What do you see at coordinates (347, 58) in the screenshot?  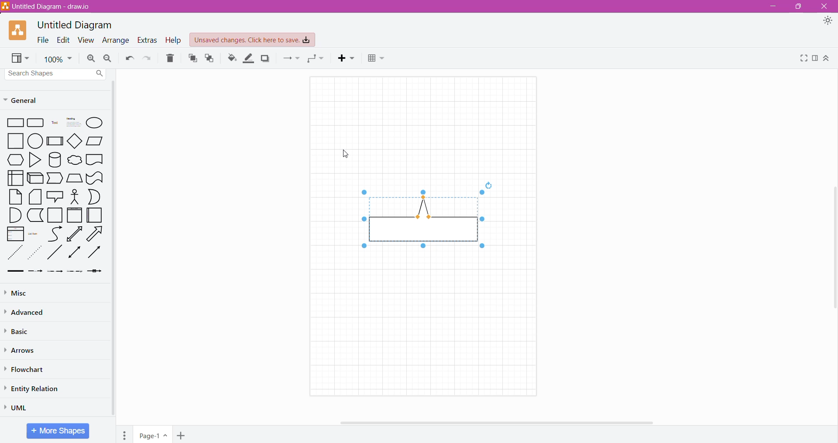 I see `Insert` at bounding box center [347, 58].